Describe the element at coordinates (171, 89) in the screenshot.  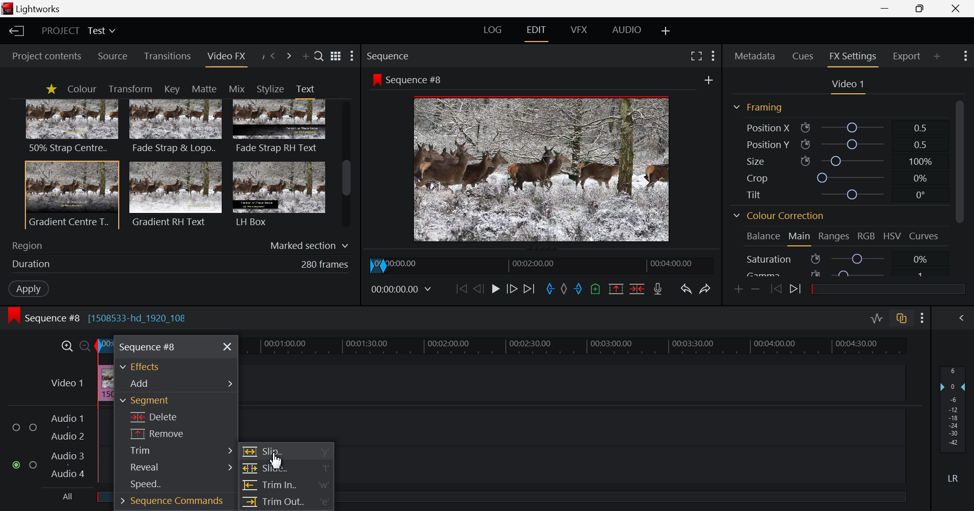
I see `Key` at that location.